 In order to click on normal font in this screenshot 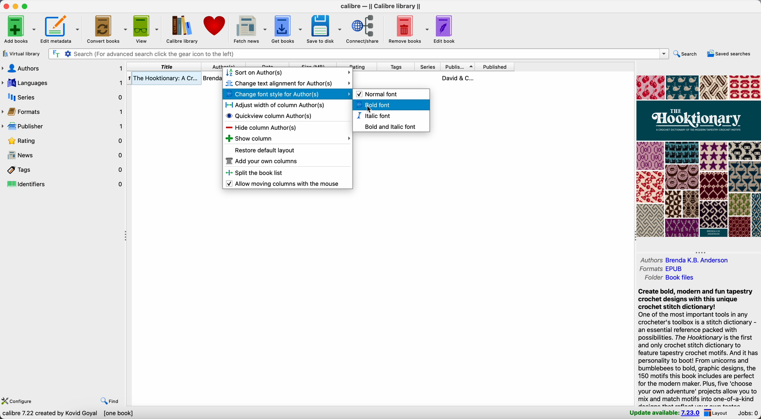, I will do `click(378, 93)`.